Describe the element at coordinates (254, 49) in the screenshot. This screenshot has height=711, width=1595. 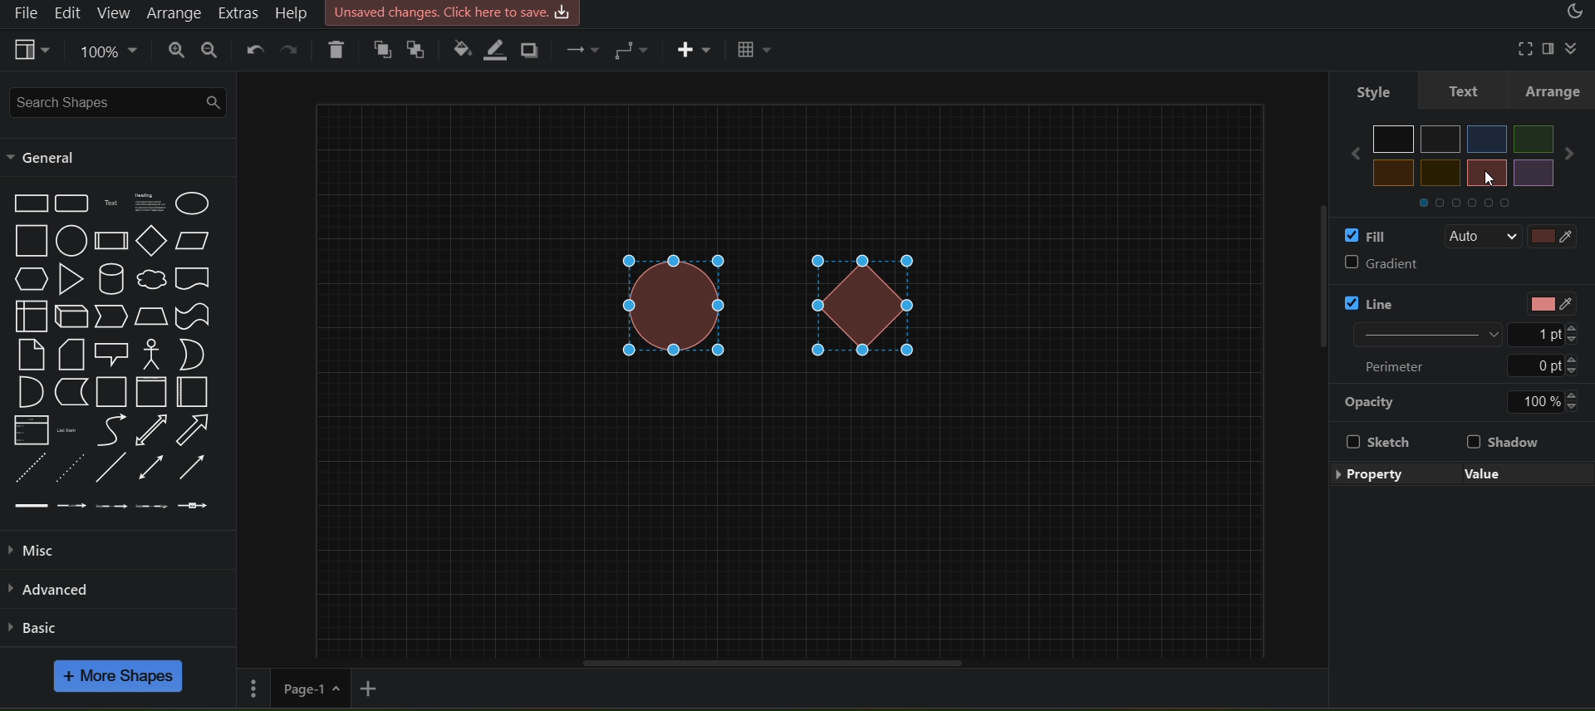
I see `undo` at that location.